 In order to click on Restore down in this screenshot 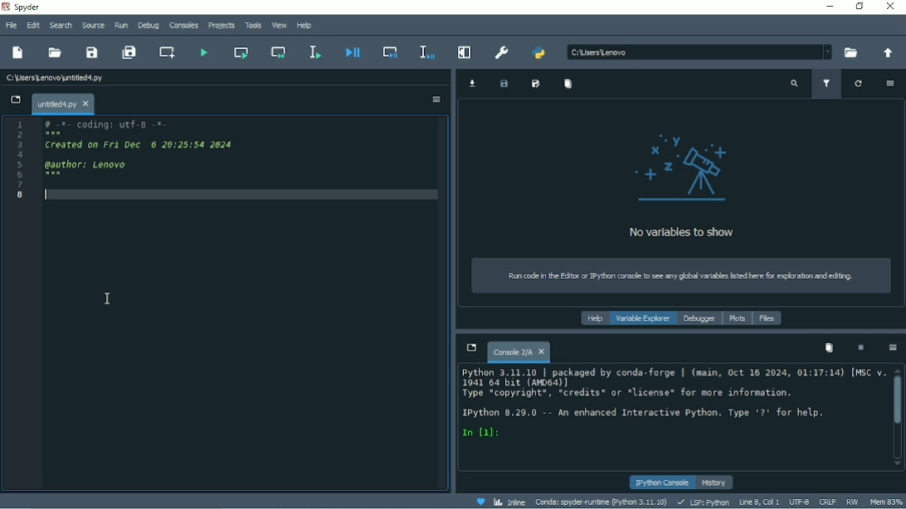, I will do `click(860, 7)`.